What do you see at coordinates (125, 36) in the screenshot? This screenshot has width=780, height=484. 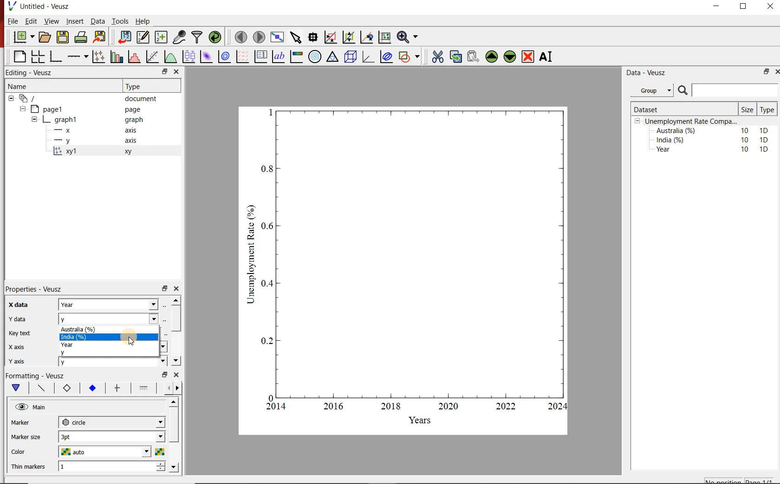 I see `import document` at bounding box center [125, 36].